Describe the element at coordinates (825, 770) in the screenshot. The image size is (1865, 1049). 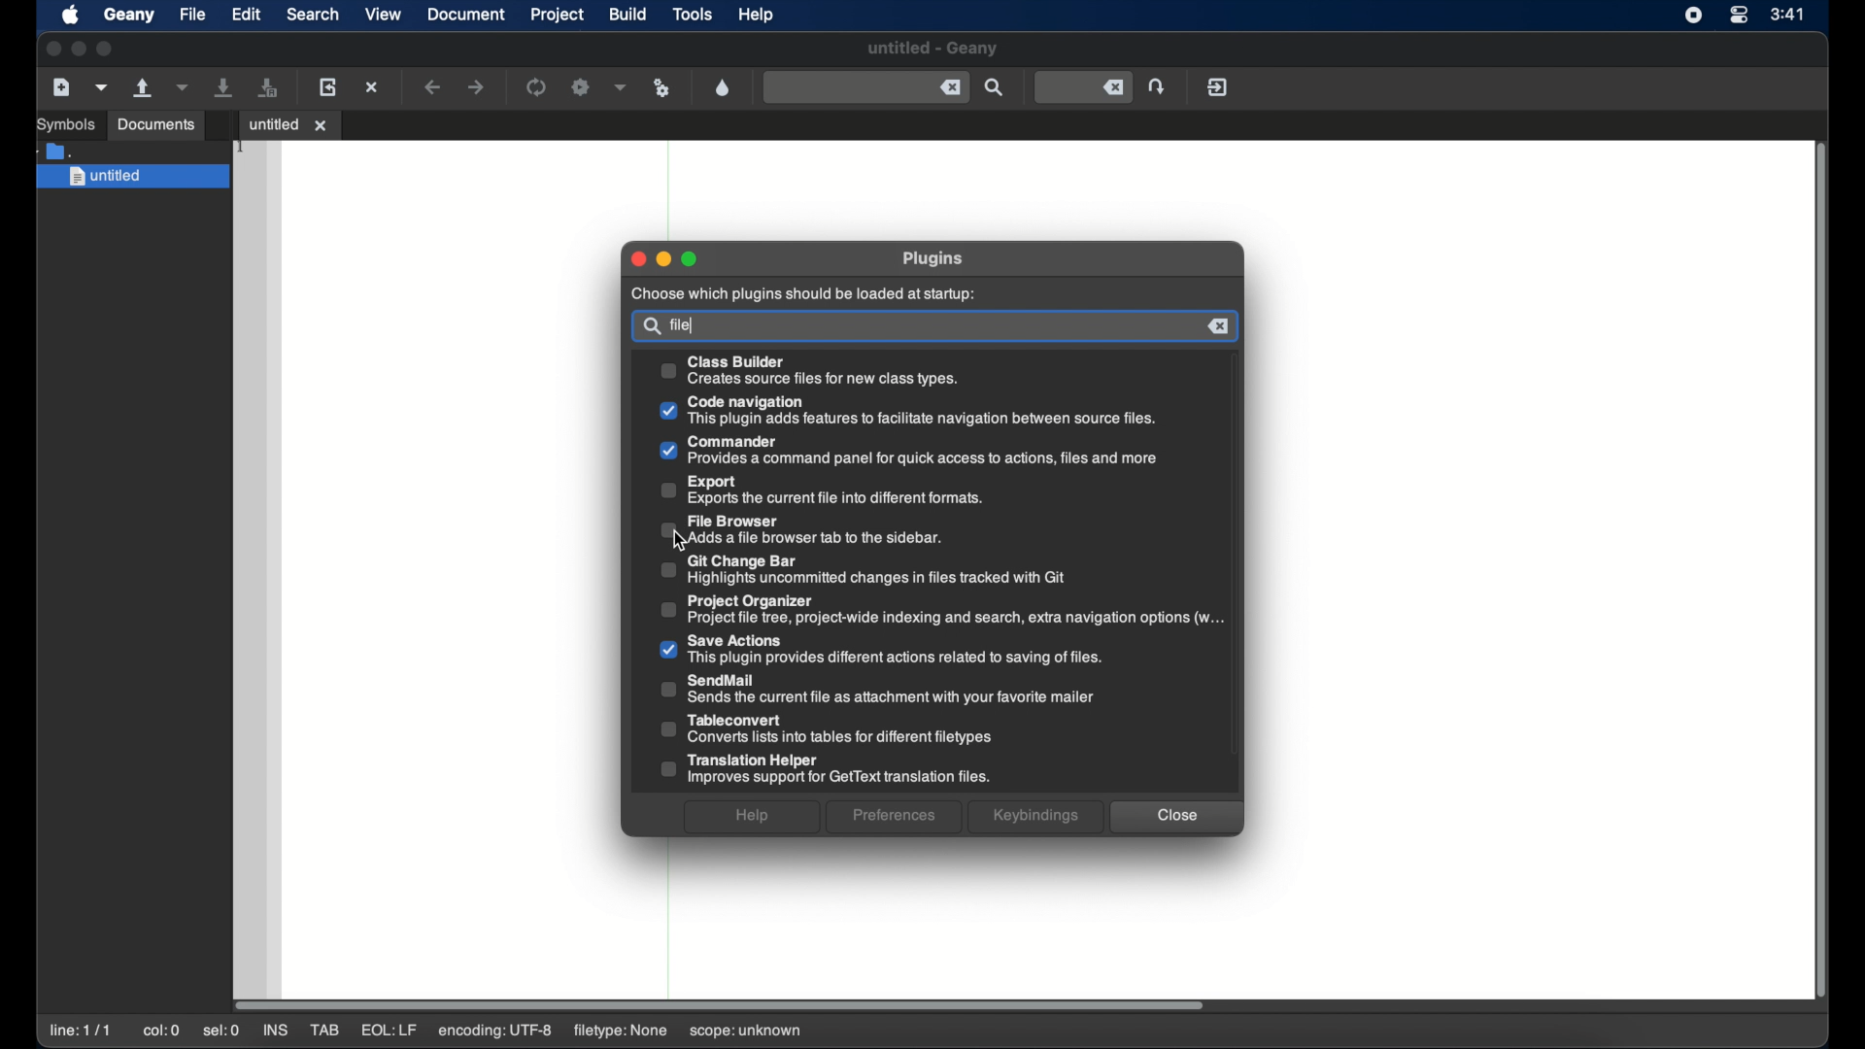
I see `translation helper` at that location.